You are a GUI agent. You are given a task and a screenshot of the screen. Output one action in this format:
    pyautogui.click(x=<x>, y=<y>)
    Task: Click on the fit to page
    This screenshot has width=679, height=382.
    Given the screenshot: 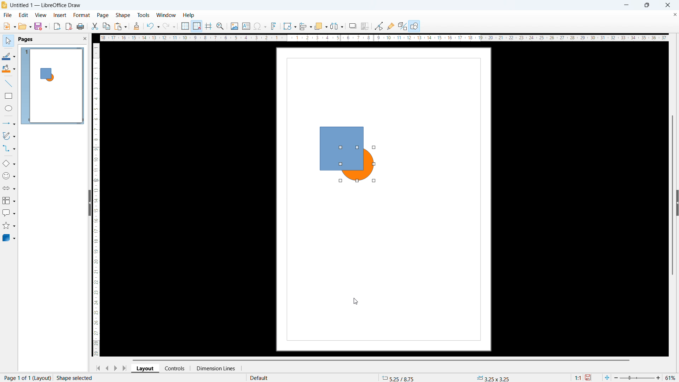 What is the action you would take?
    pyautogui.click(x=608, y=378)
    